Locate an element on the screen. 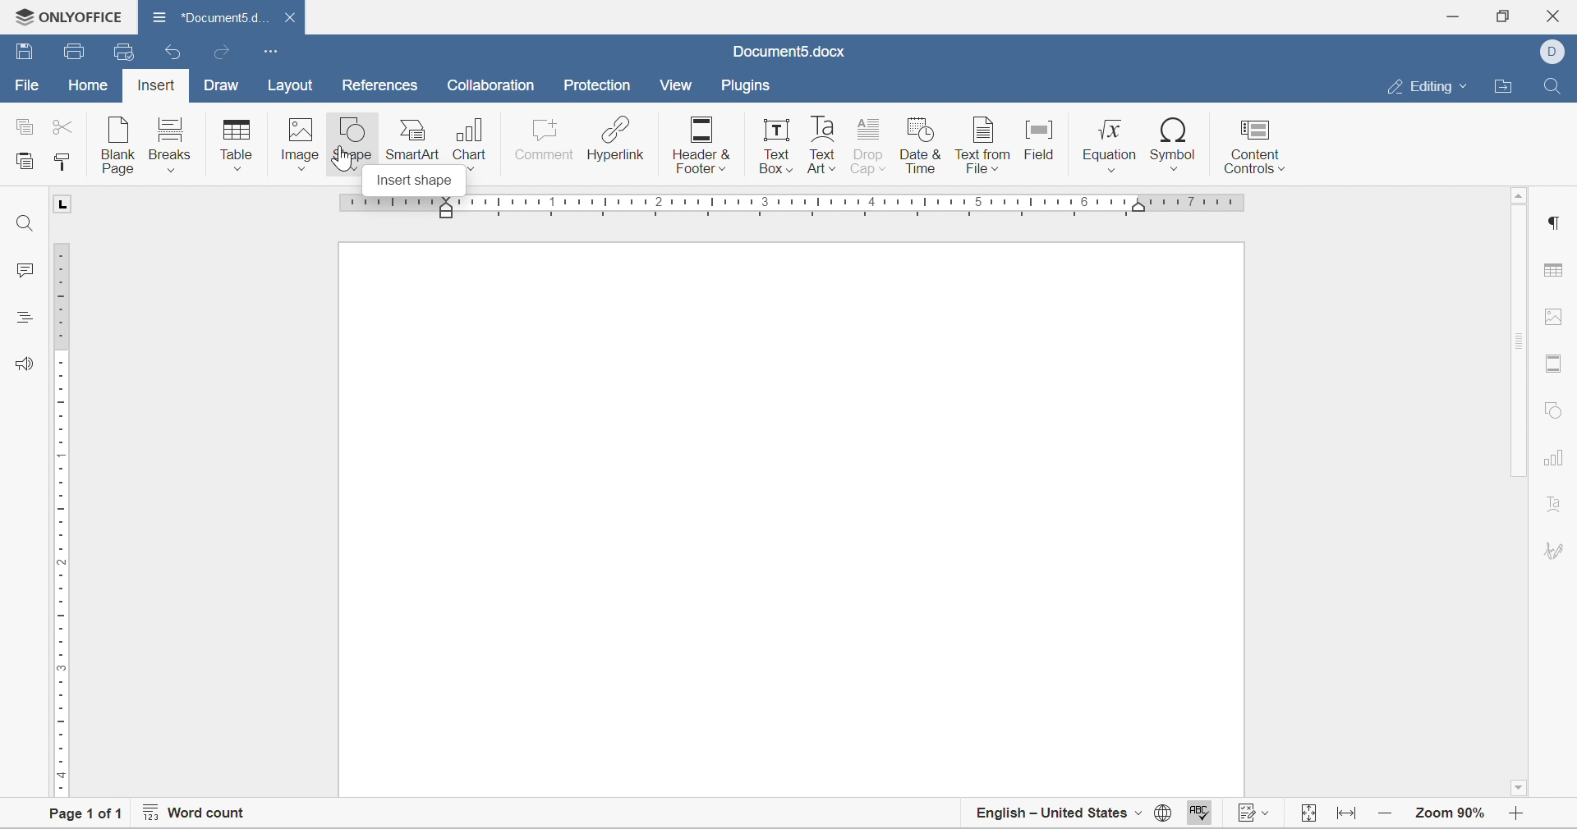 This screenshot has height=829, width=1577. equation is located at coordinates (1109, 147).